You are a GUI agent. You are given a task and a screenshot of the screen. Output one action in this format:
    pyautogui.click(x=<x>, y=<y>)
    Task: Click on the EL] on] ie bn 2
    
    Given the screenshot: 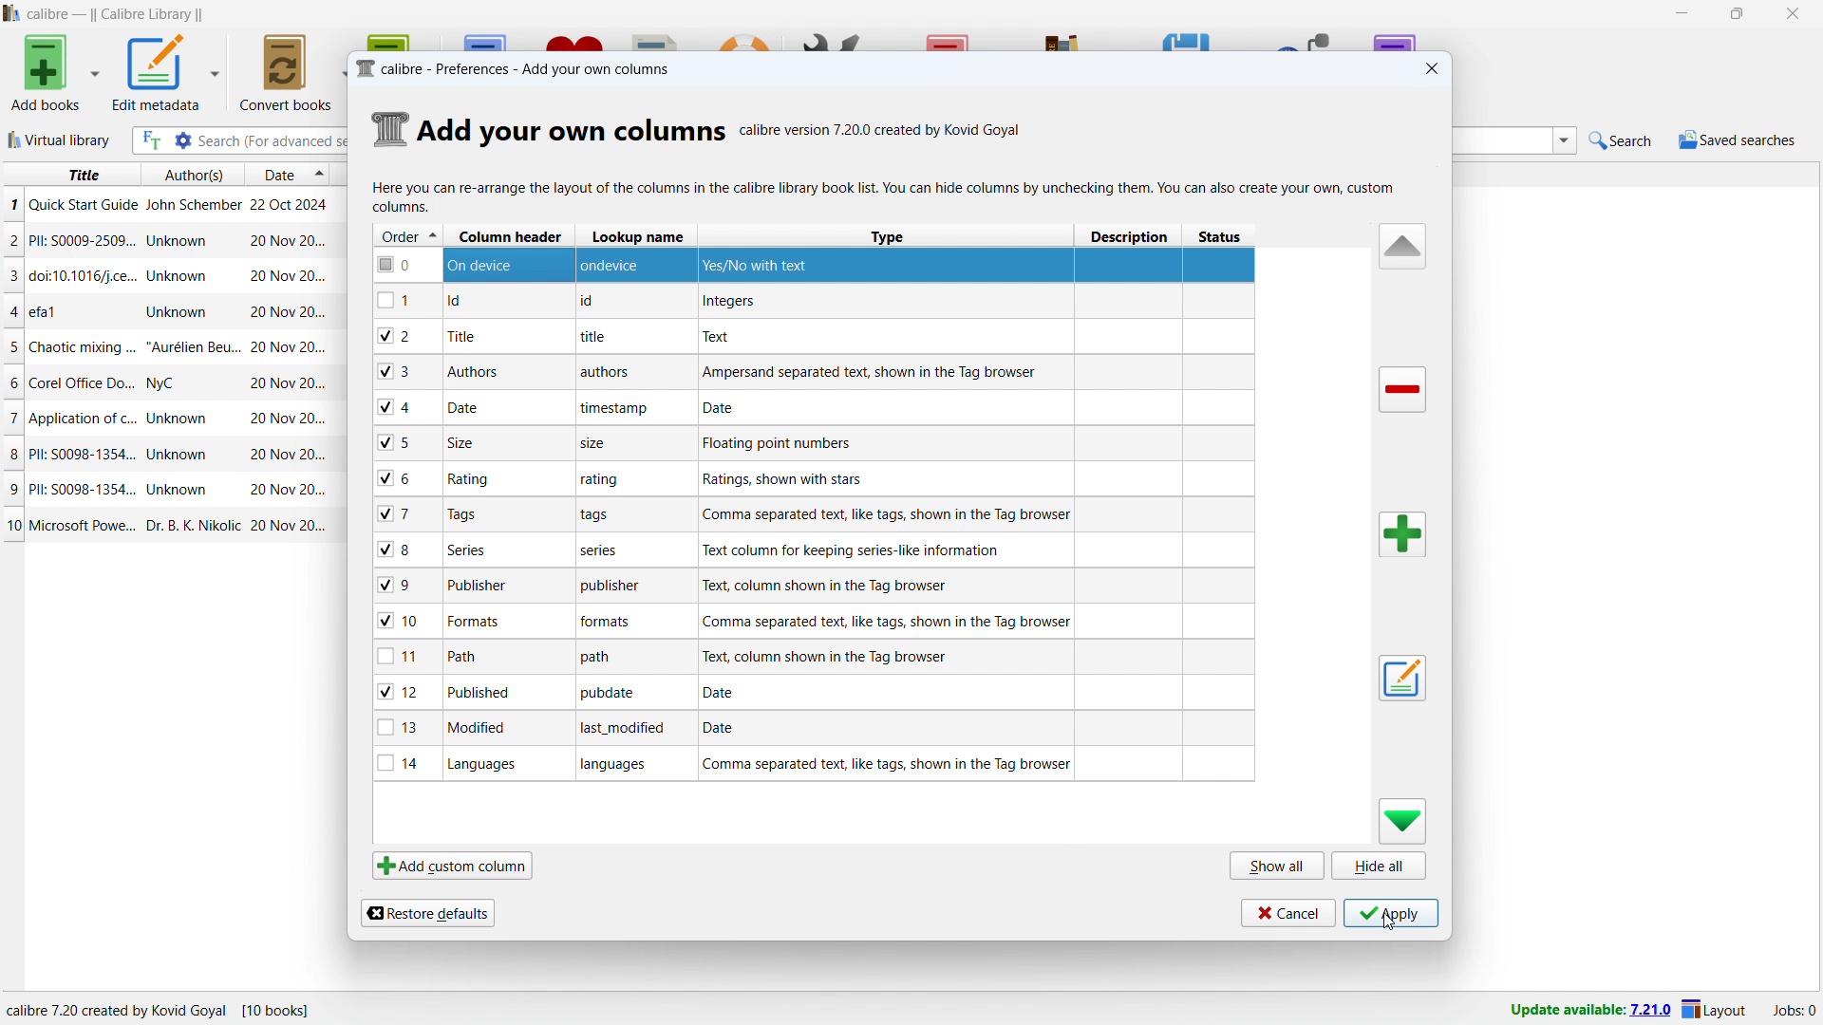 What is the action you would take?
    pyautogui.click(x=814, y=299)
    